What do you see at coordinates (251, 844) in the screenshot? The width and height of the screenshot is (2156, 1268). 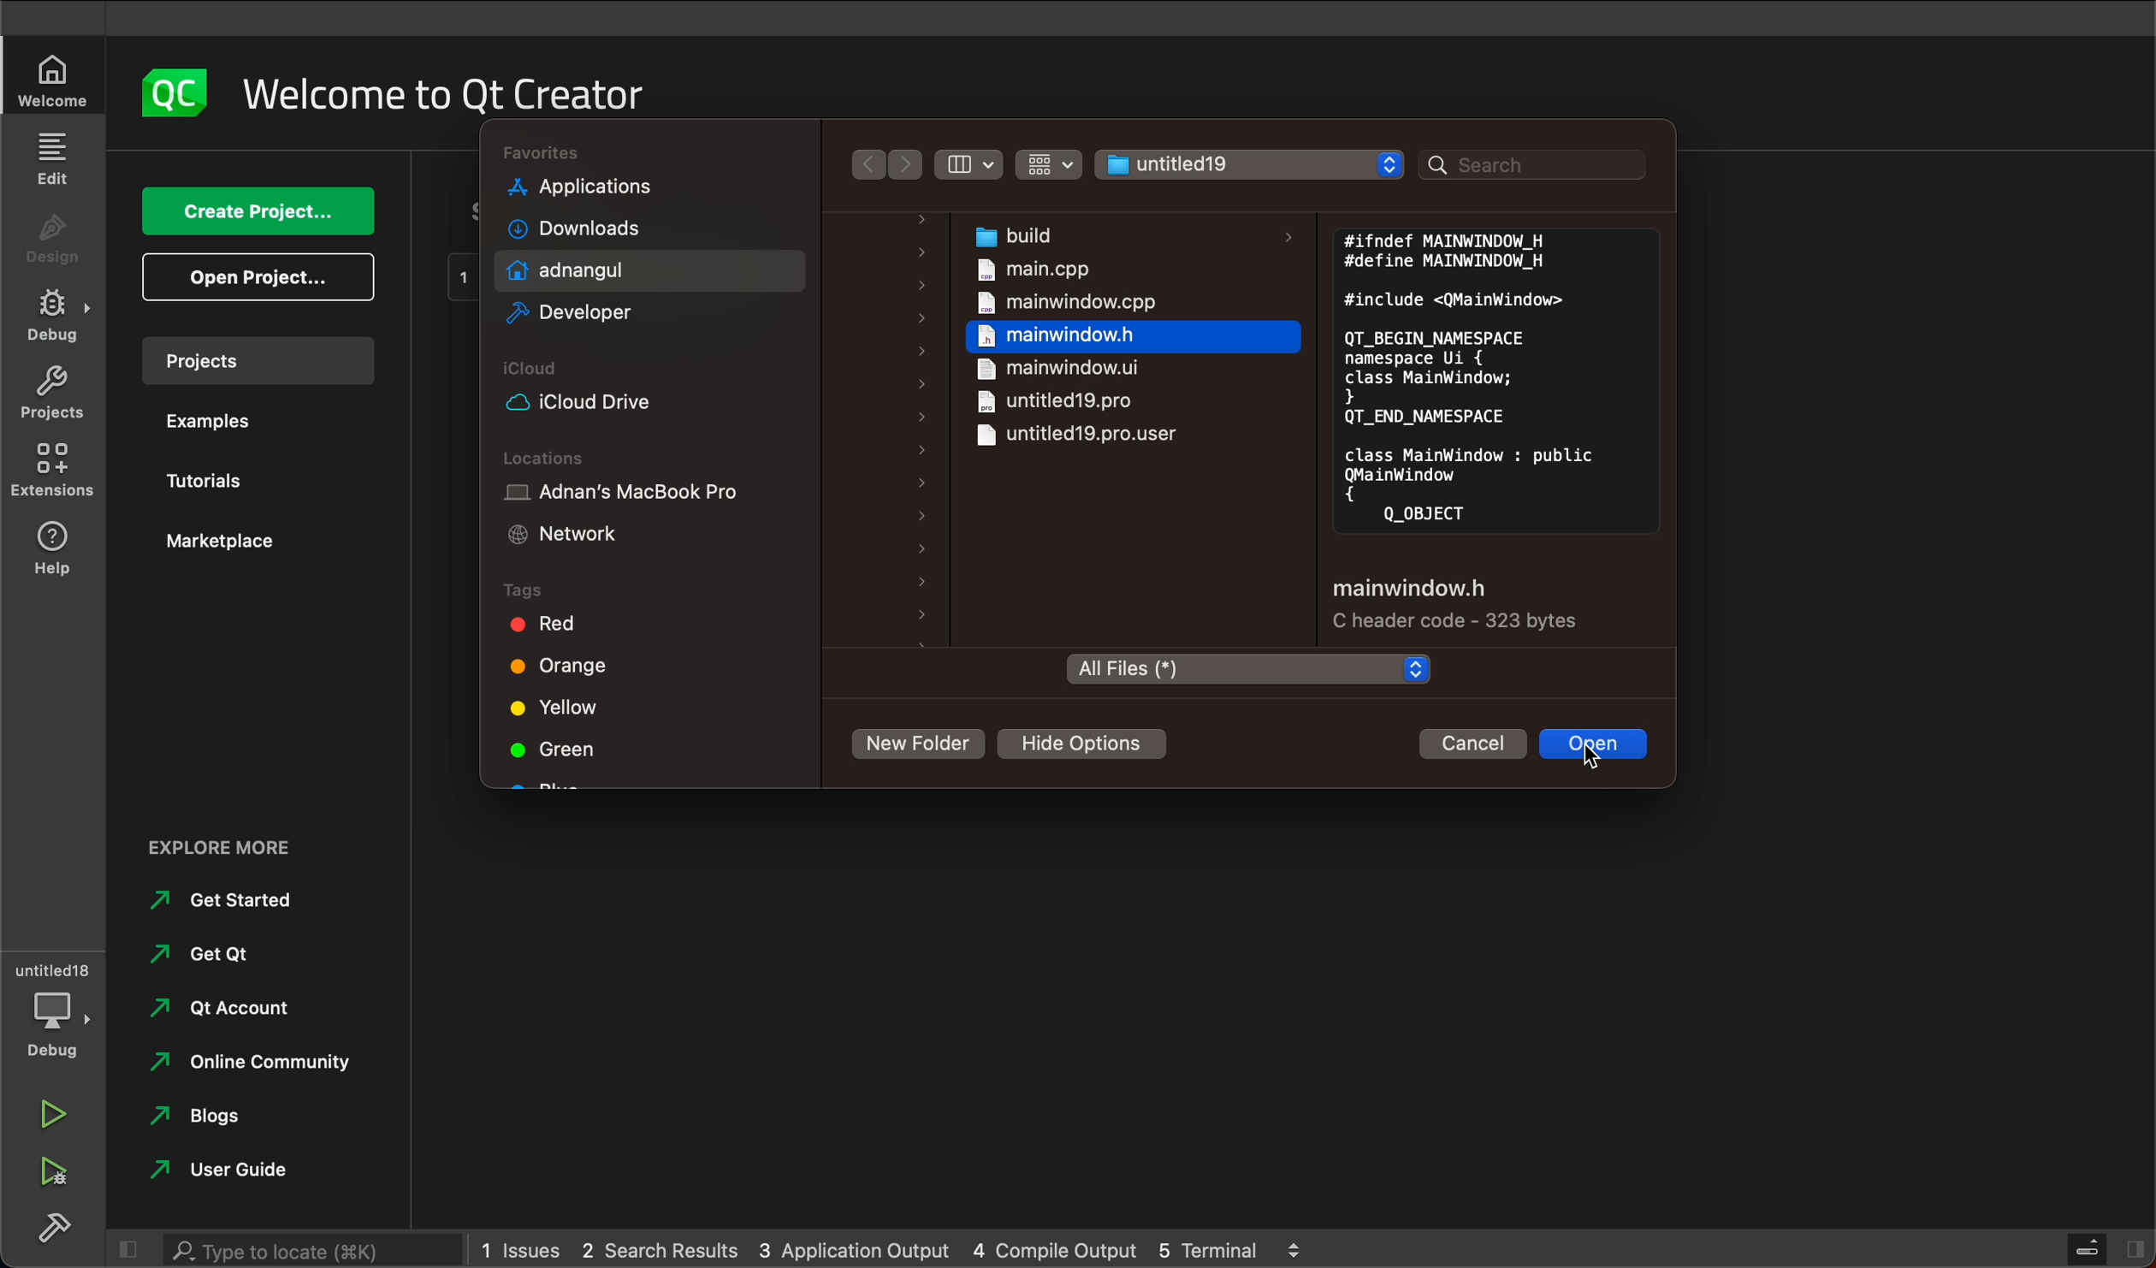 I see `external ` at bounding box center [251, 844].